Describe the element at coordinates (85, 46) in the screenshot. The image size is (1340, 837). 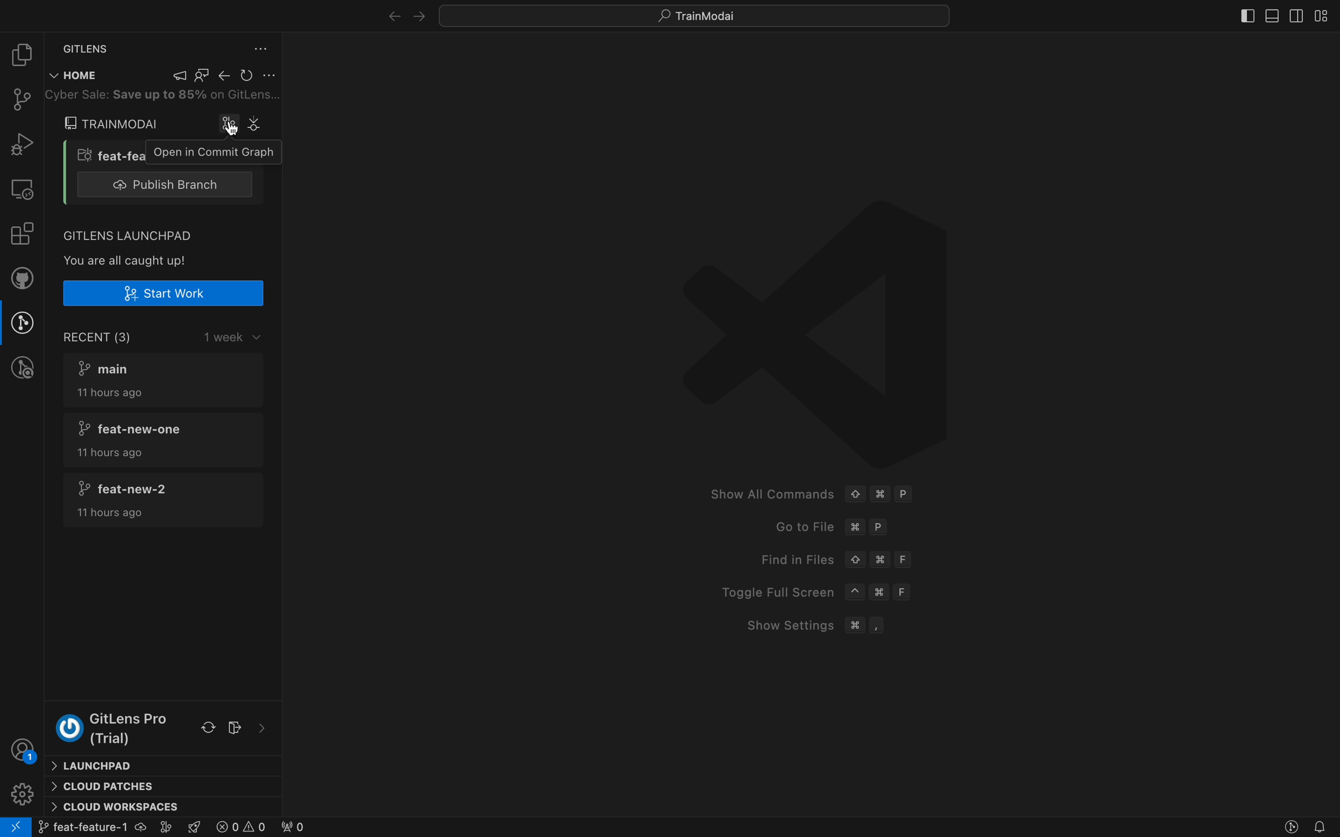
I see `GITLENS` at that location.